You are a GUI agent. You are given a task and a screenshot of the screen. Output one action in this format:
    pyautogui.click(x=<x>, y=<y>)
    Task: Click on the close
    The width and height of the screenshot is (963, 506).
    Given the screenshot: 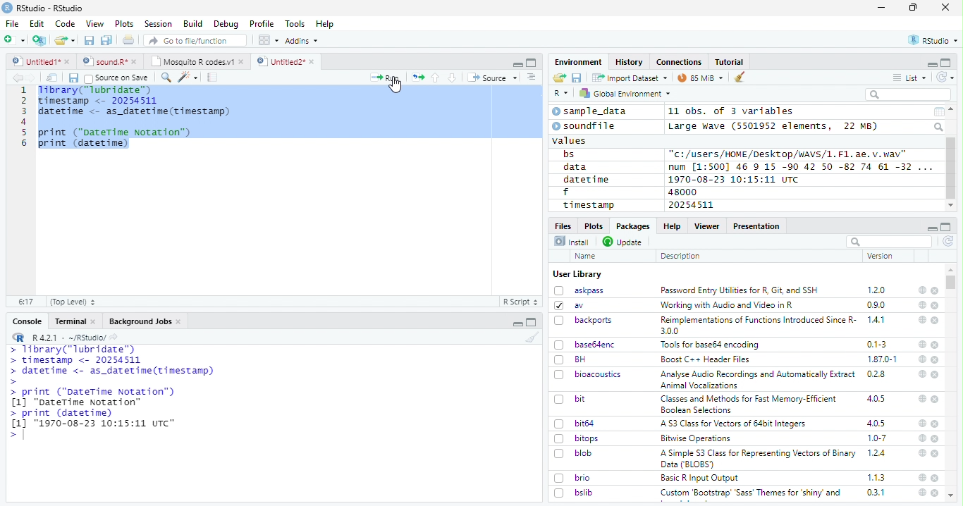 What is the action you would take?
    pyautogui.click(x=935, y=291)
    